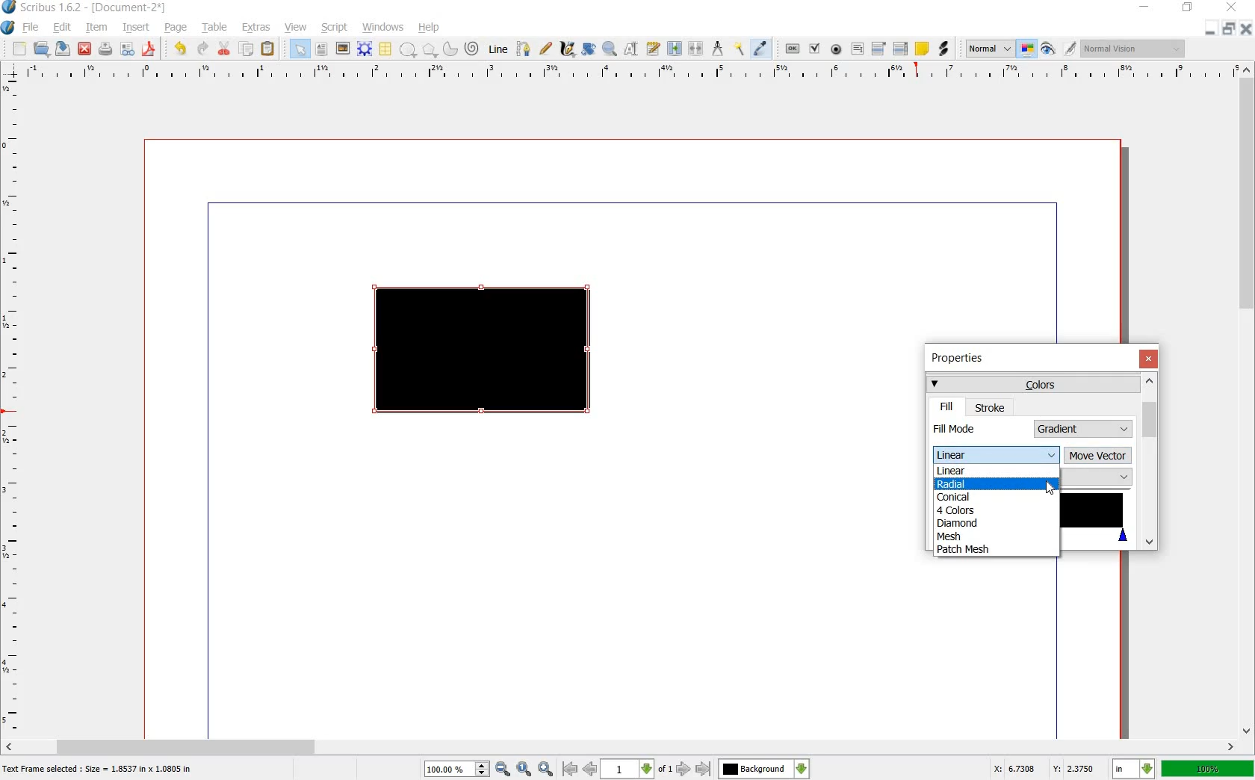  I want to click on save as pdf, so click(149, 49).